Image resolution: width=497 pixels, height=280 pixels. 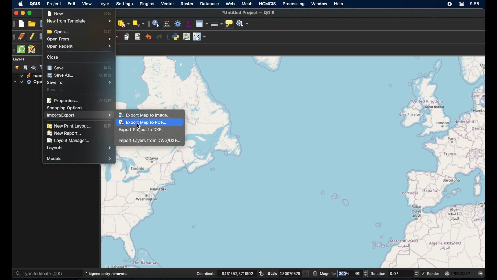 I want to click on switches cursor to configurable pointer, so click(x=200, y=37).